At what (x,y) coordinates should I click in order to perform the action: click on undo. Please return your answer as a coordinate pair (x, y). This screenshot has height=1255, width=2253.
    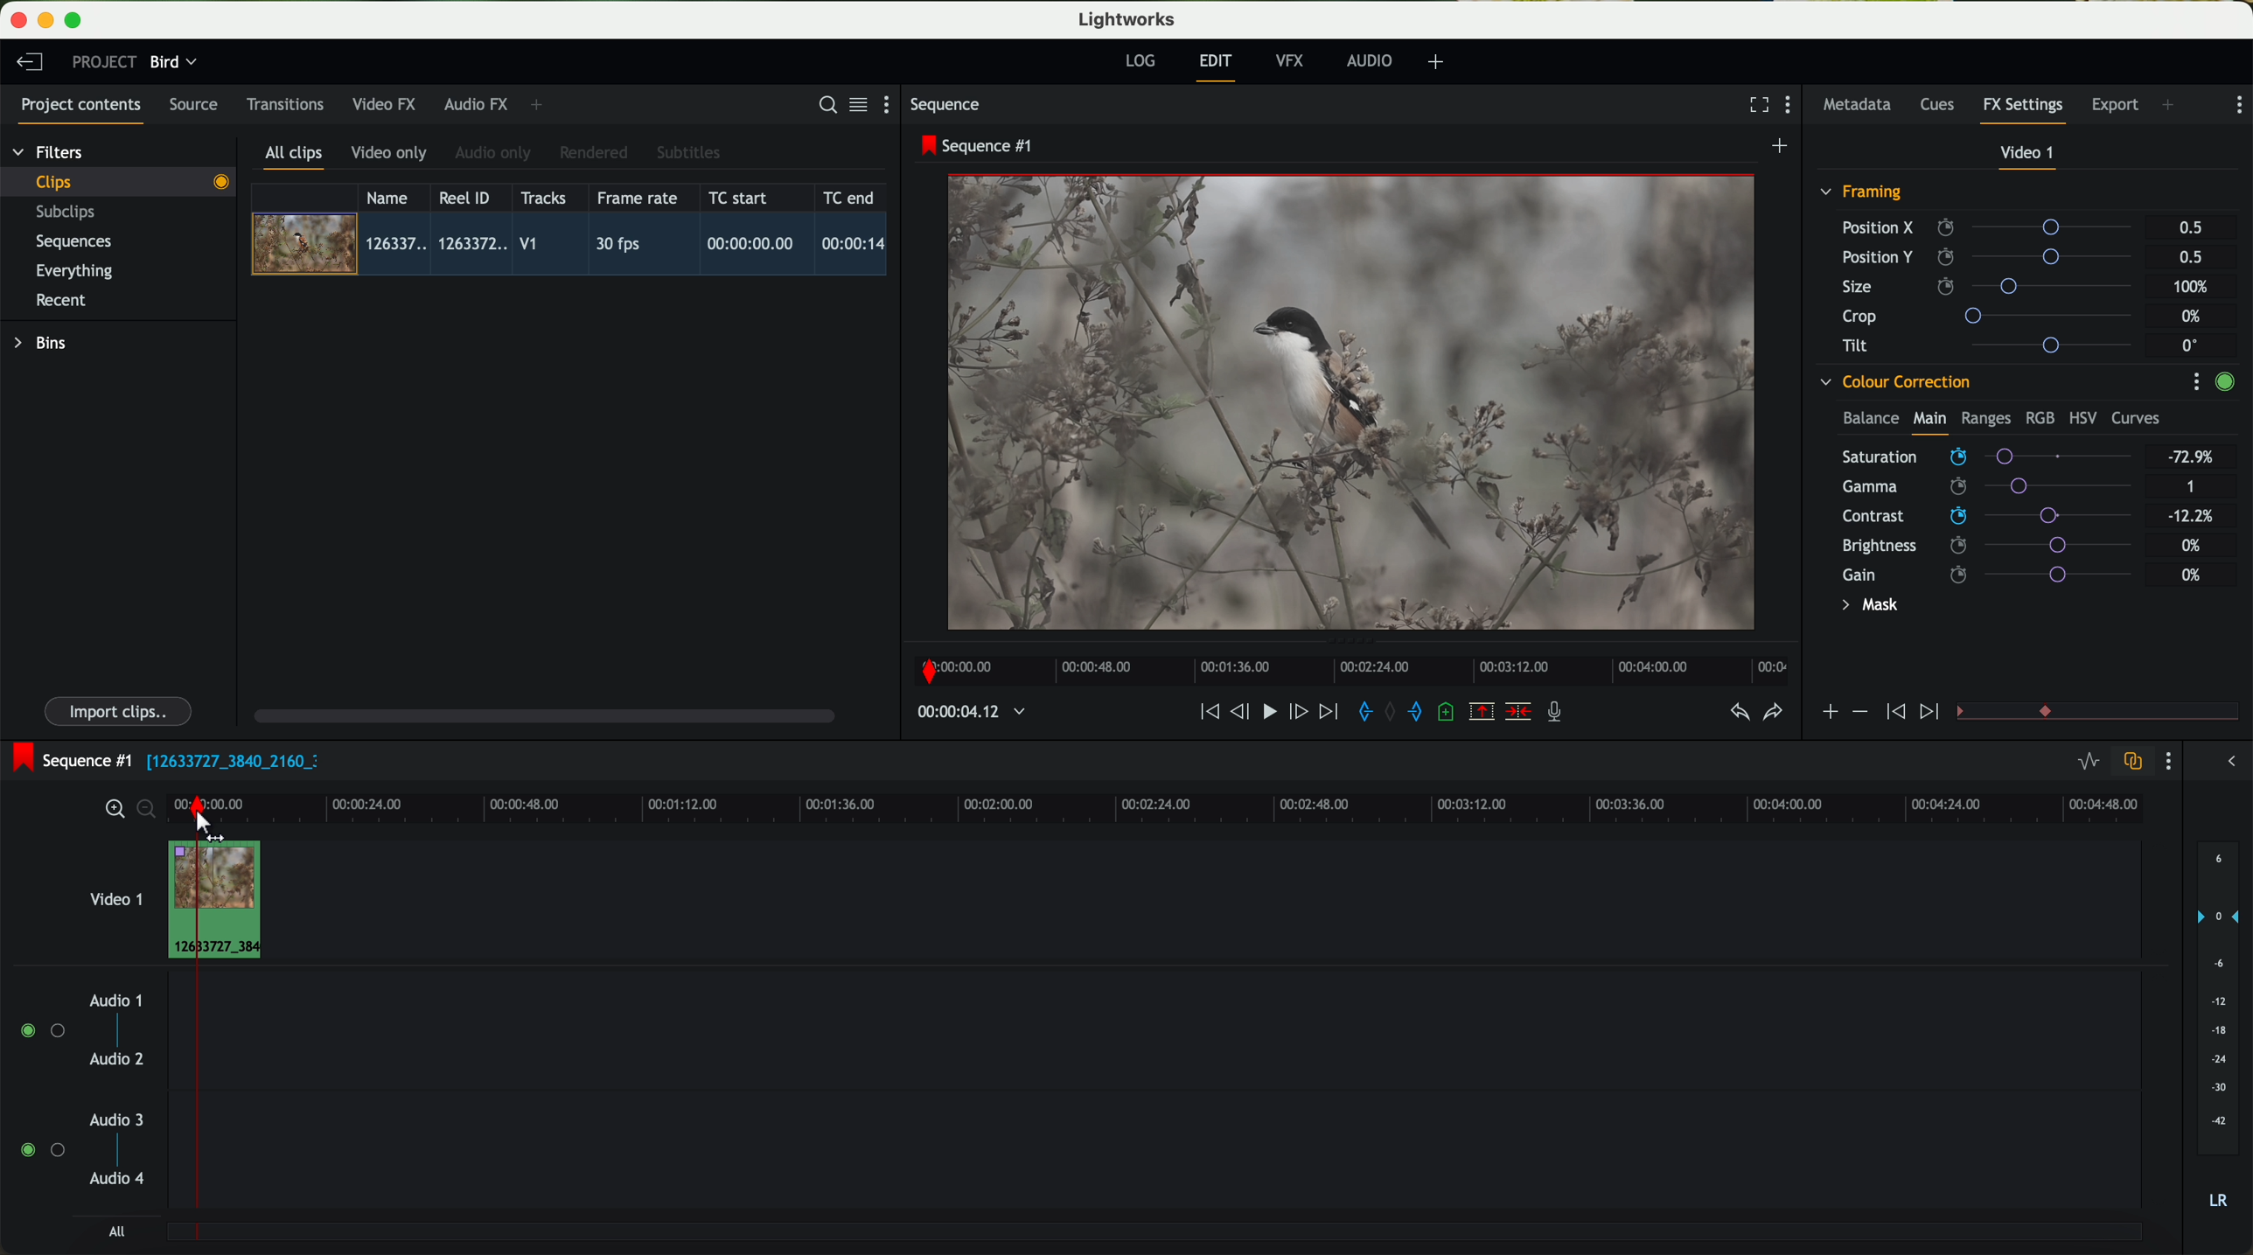
    Looking at the image, I should click on (1738, 713).